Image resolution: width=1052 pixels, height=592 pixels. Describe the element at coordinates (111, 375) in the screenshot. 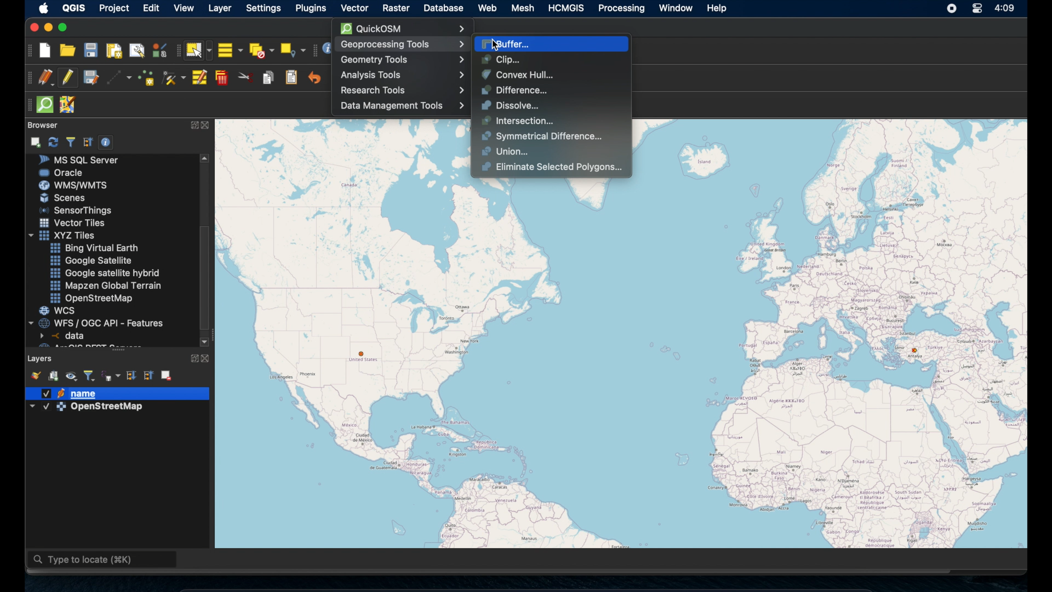

I see `filter legend by expression` at that location.